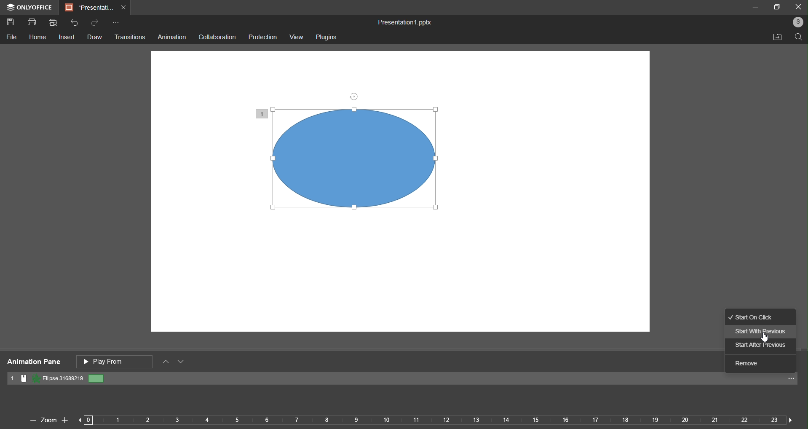 This screenshot has height=429, width=808. Describe the element at coordinates (752, 364) in the screenshot. I see `Remove` at that location.